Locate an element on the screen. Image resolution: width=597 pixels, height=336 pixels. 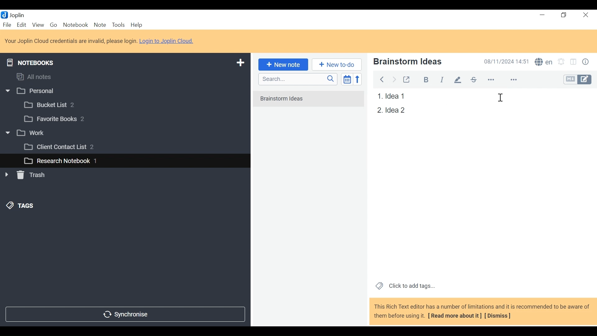
Date and Time is located at coordinates (505, 61).